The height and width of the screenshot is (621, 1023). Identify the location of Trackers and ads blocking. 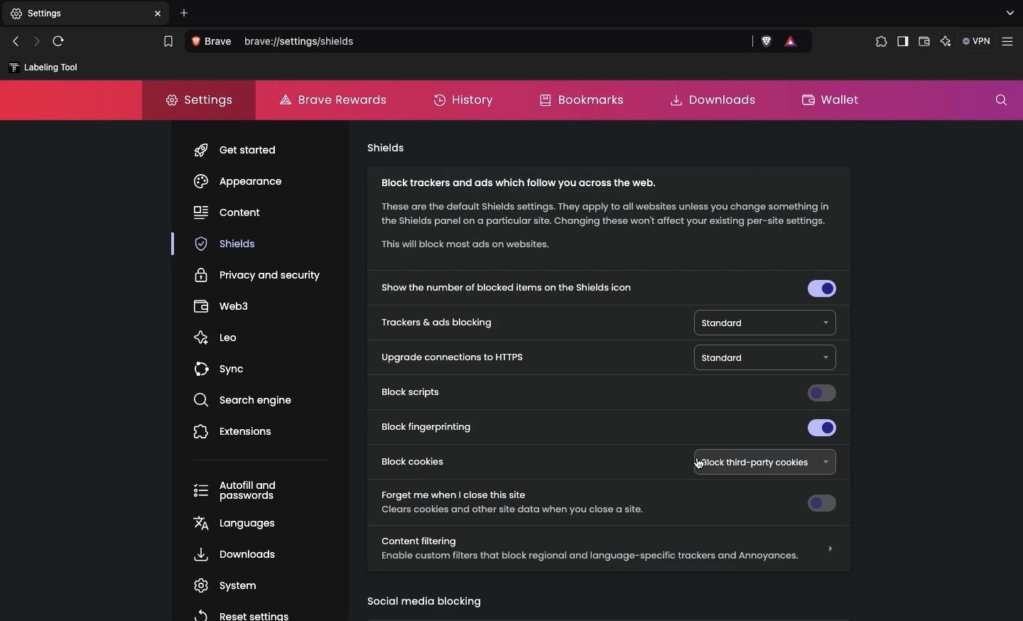
(439, 323).